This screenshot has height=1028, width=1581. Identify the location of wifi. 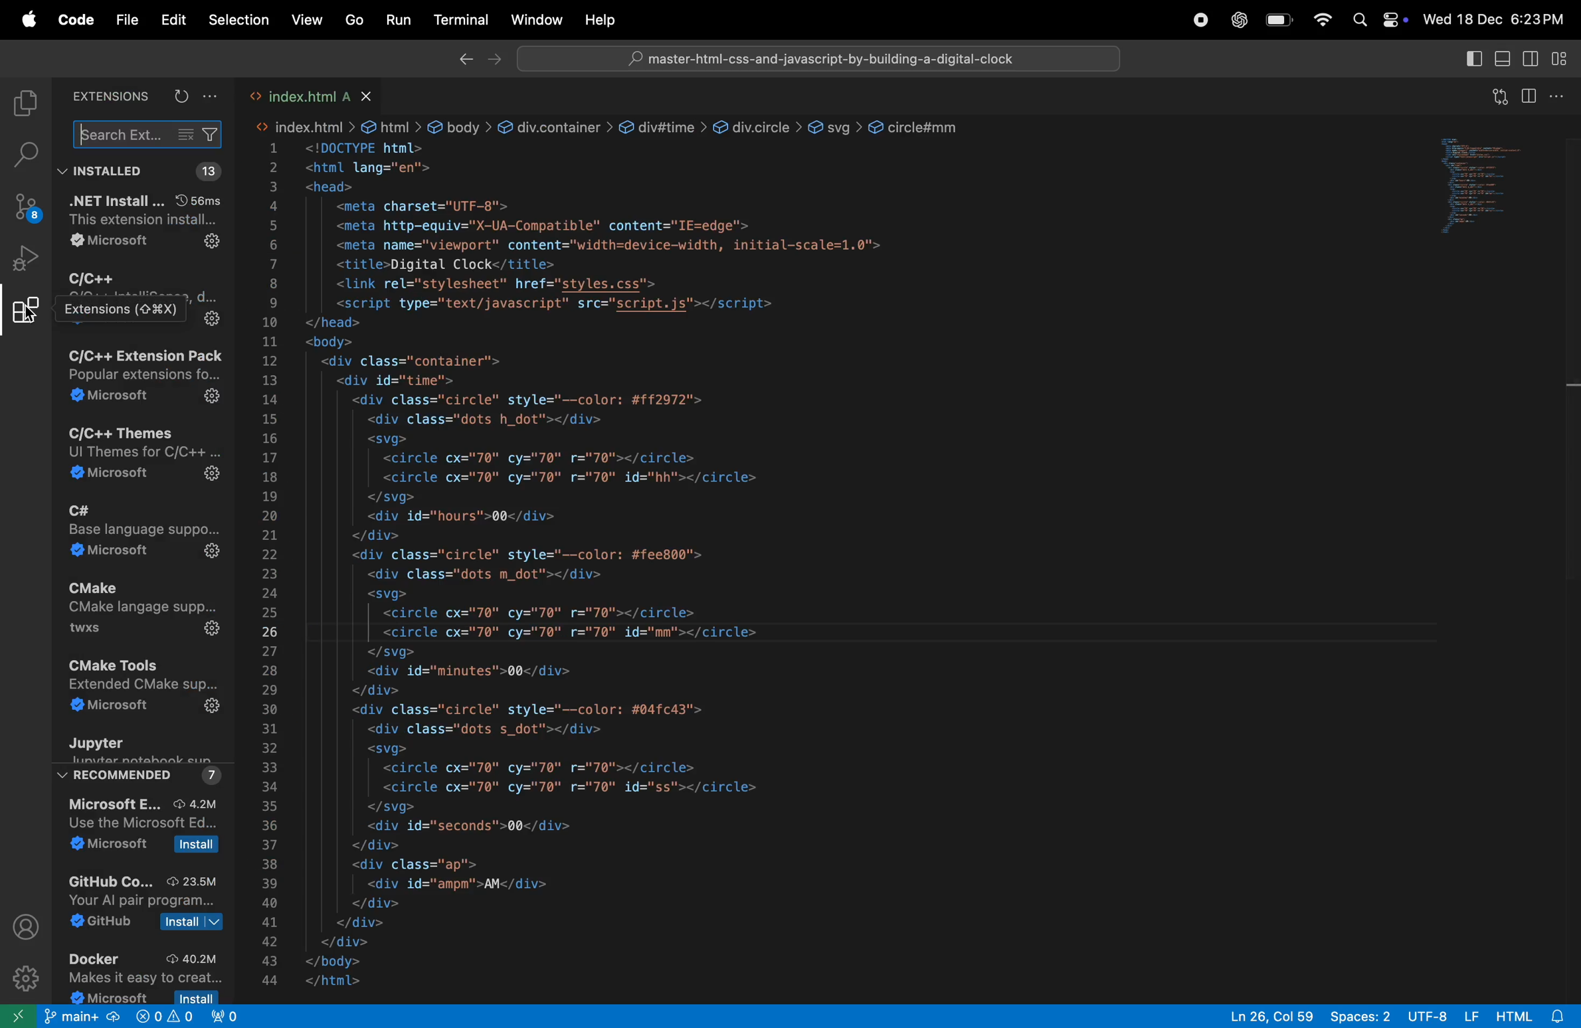
(1321, 21).